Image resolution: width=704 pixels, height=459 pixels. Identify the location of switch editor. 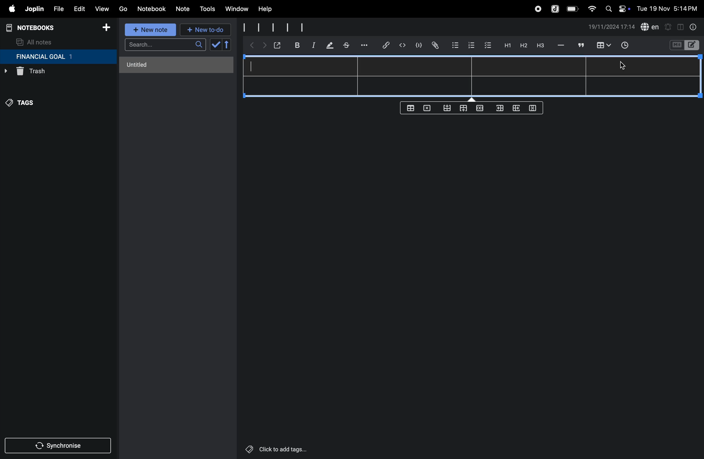
(684, 45).